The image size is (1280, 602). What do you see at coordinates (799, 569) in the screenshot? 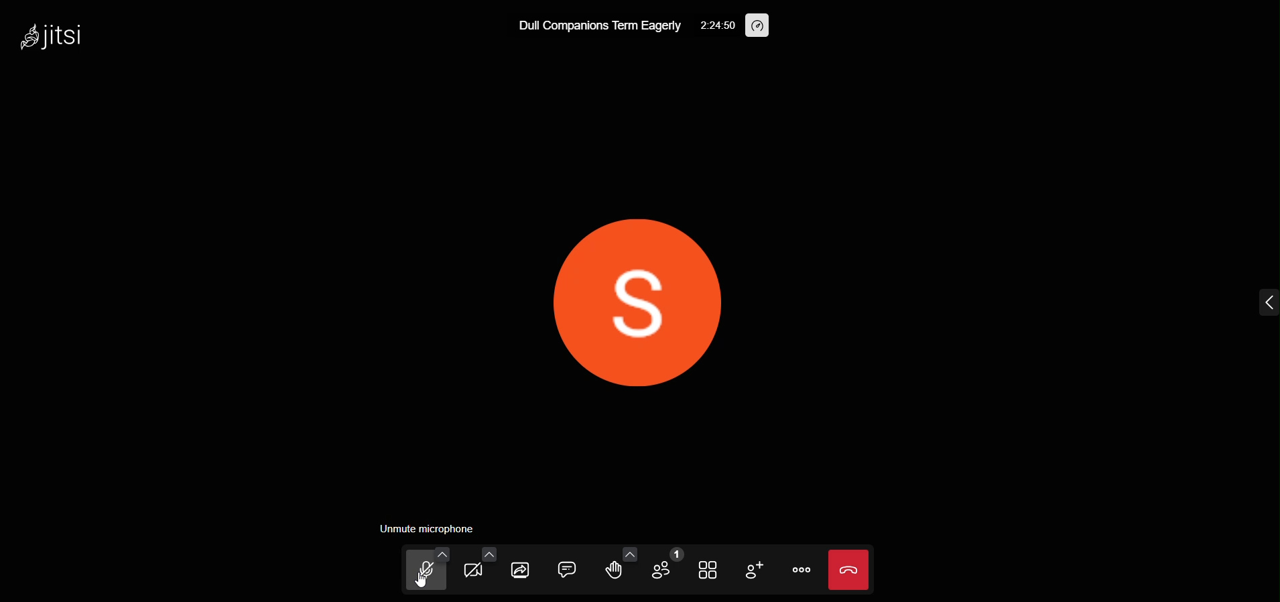
I see `more` at bounding box center [799, 569].